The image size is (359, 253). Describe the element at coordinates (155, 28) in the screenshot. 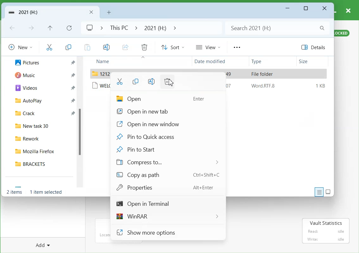

I see `2021 (H:)` at that location.